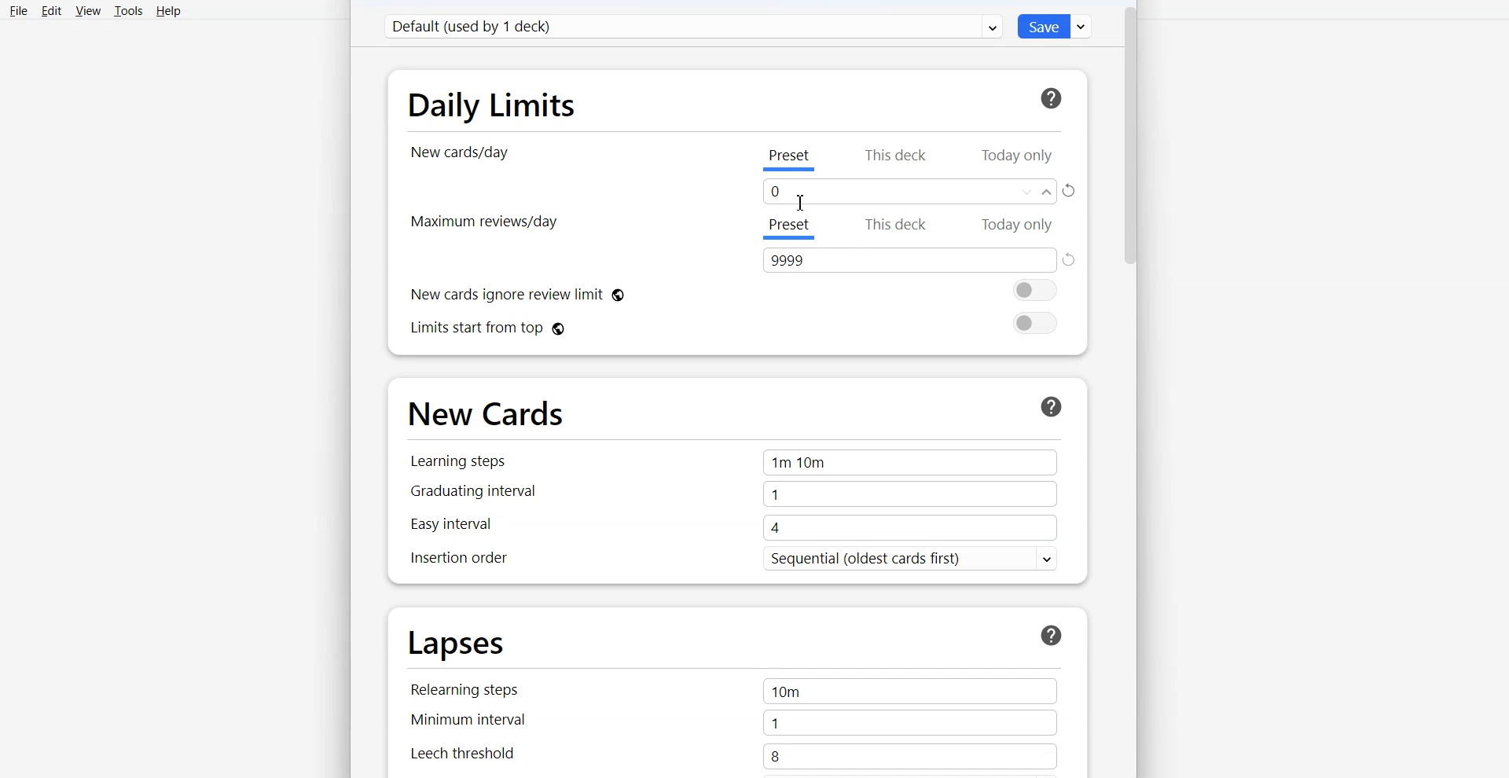 The width and height of the screenshot is (1509, 778). Describe the element at coordinates (901, 226) in the screenshot. I see `This deck` at that location.